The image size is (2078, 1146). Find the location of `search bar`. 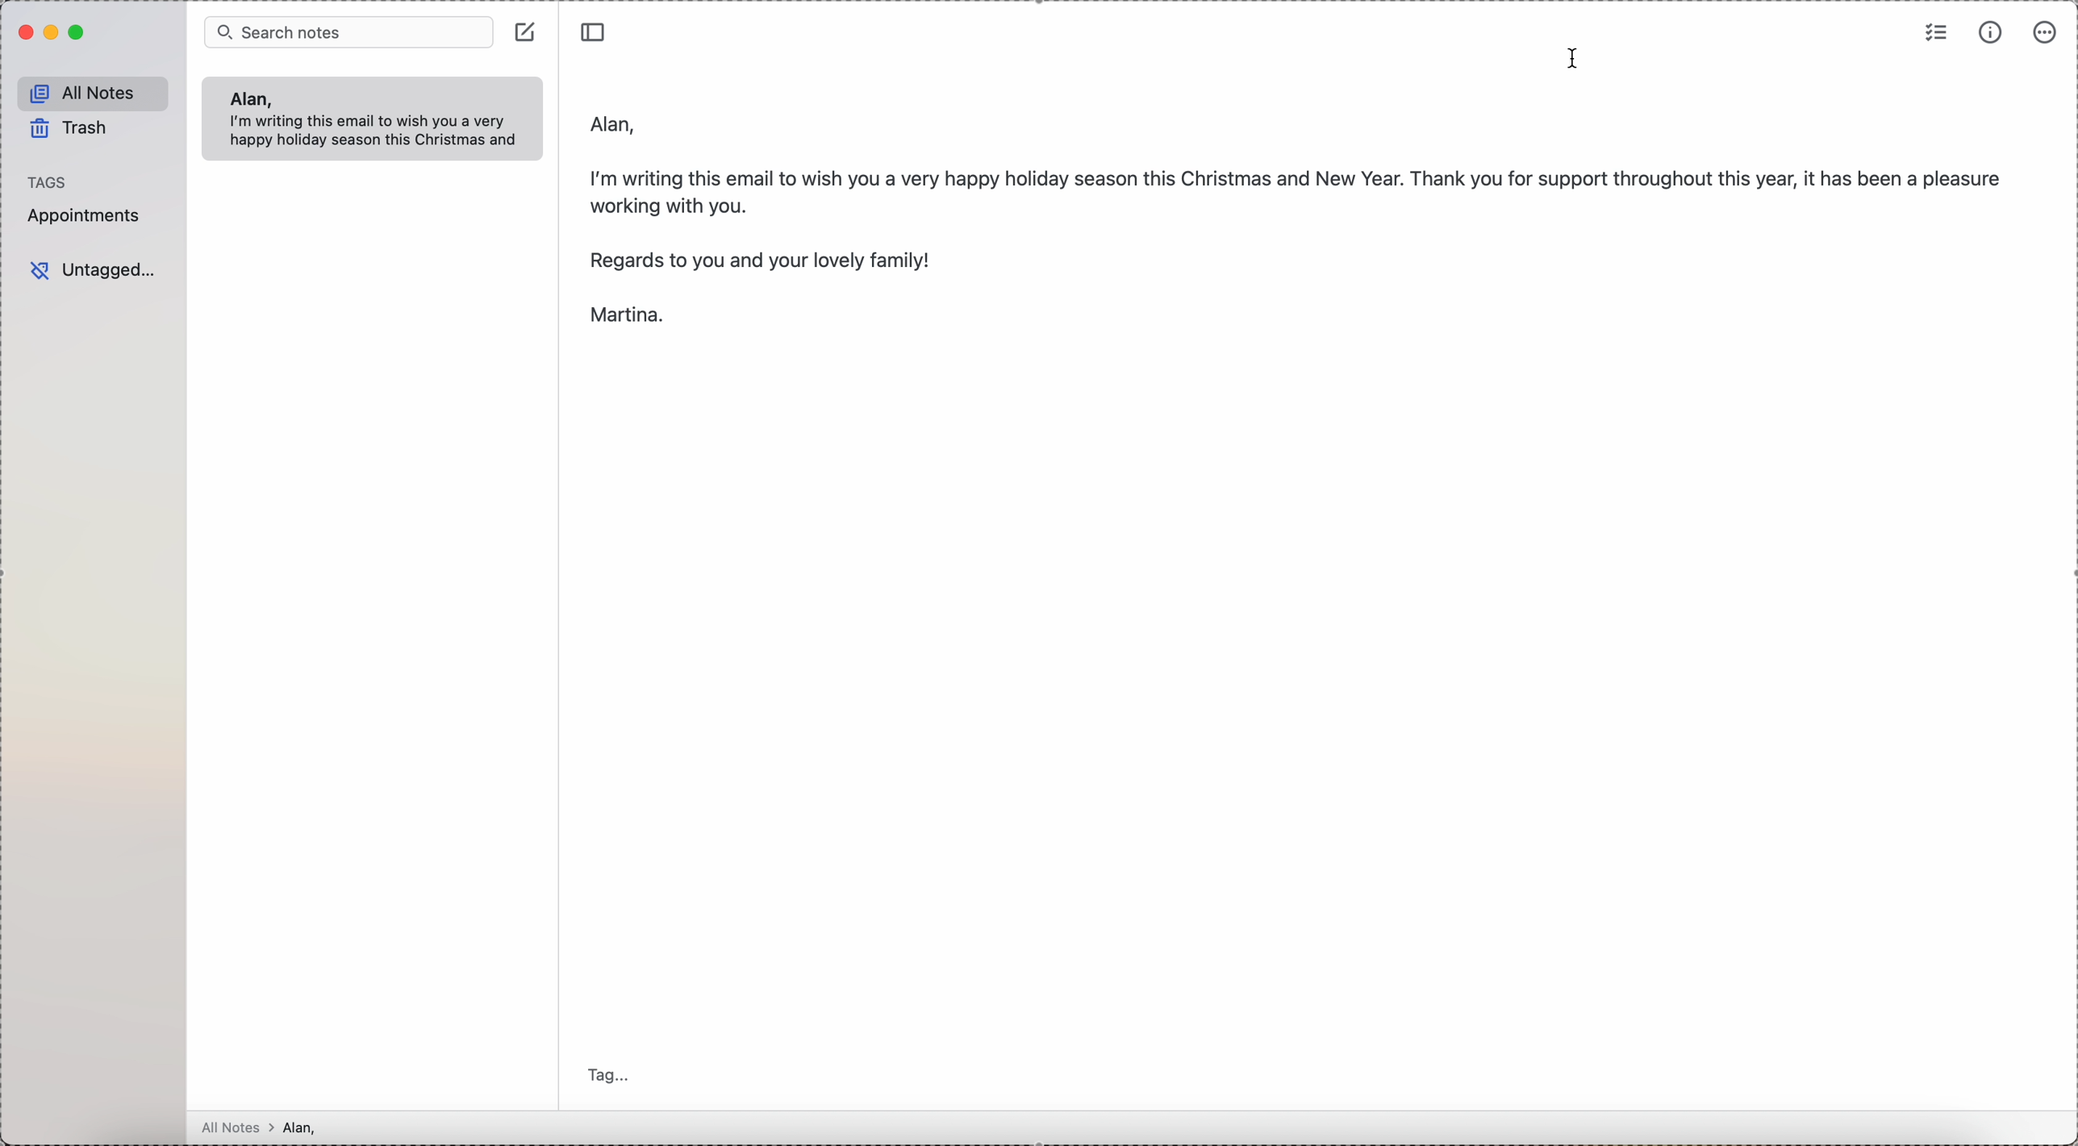

search bar is located at coordinates (348, 31).